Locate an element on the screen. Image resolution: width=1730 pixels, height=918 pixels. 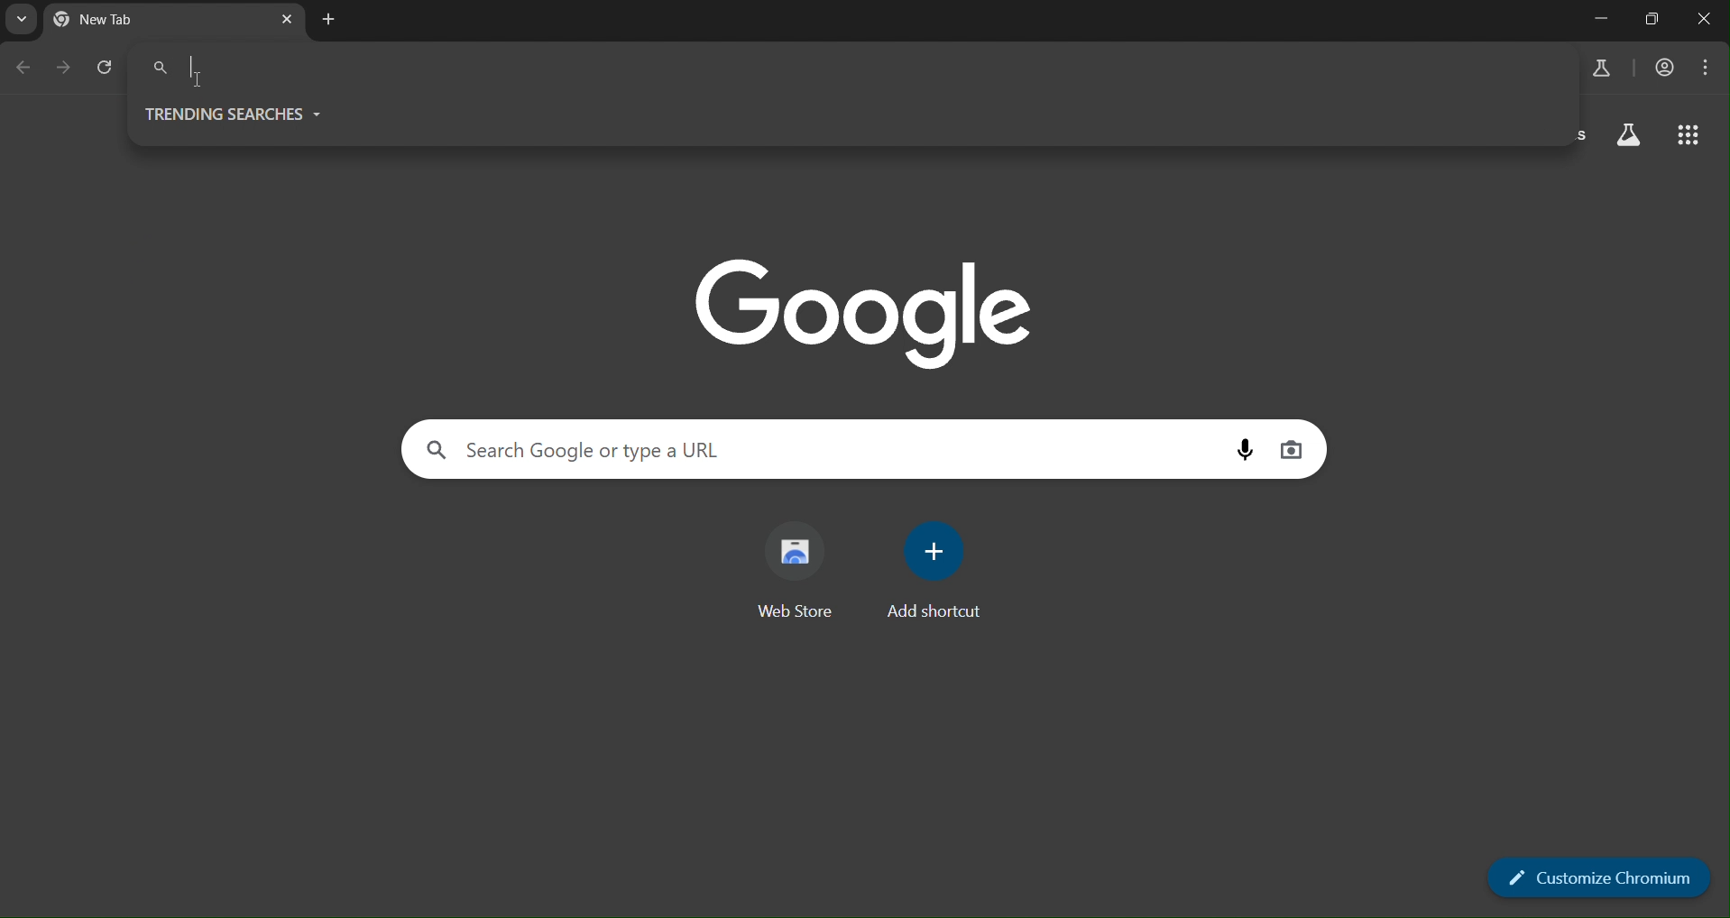
search google or type a URL is located at coordinates (352, 66).